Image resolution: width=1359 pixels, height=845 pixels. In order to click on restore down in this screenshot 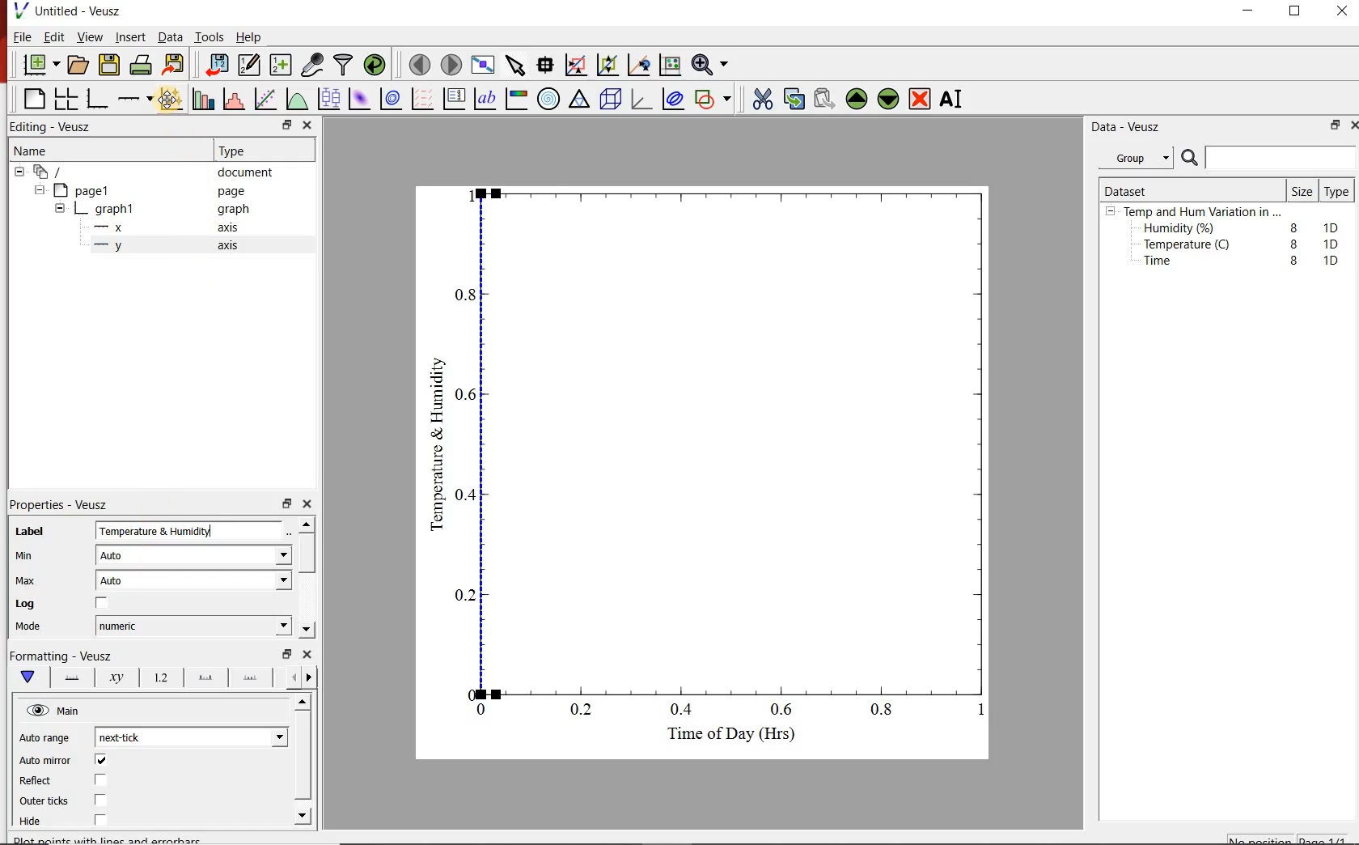, I will do `click(284, 654)`.